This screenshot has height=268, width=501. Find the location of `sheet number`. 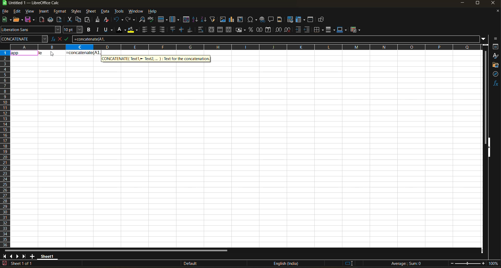

sheet number is located at coordinates (23, 263).